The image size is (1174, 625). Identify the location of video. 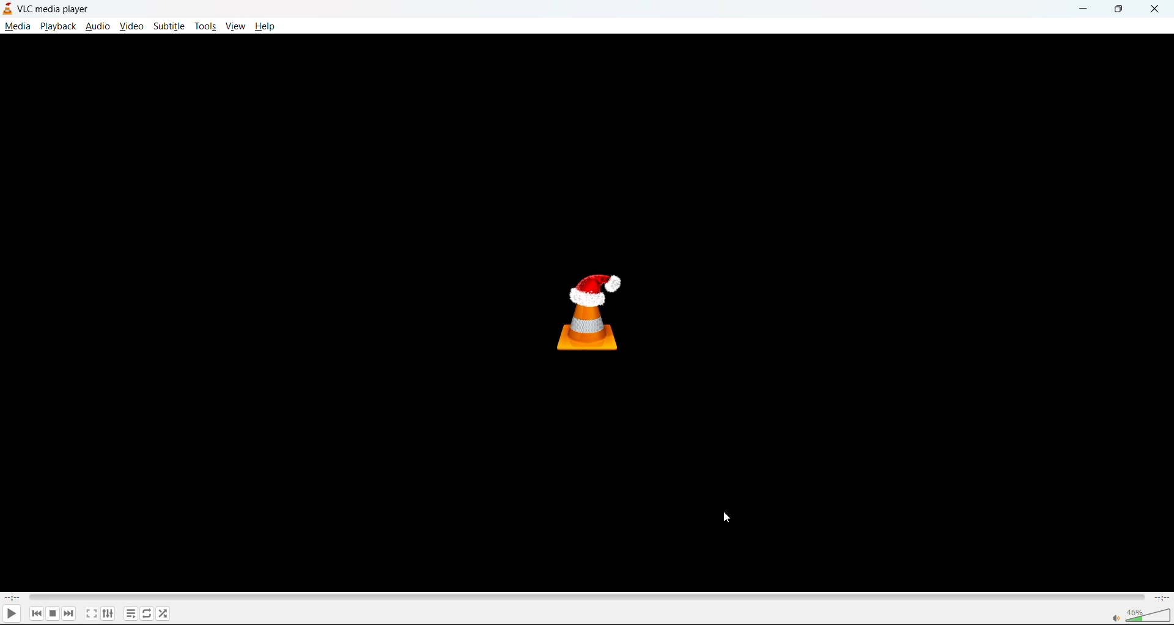
(131, 27).